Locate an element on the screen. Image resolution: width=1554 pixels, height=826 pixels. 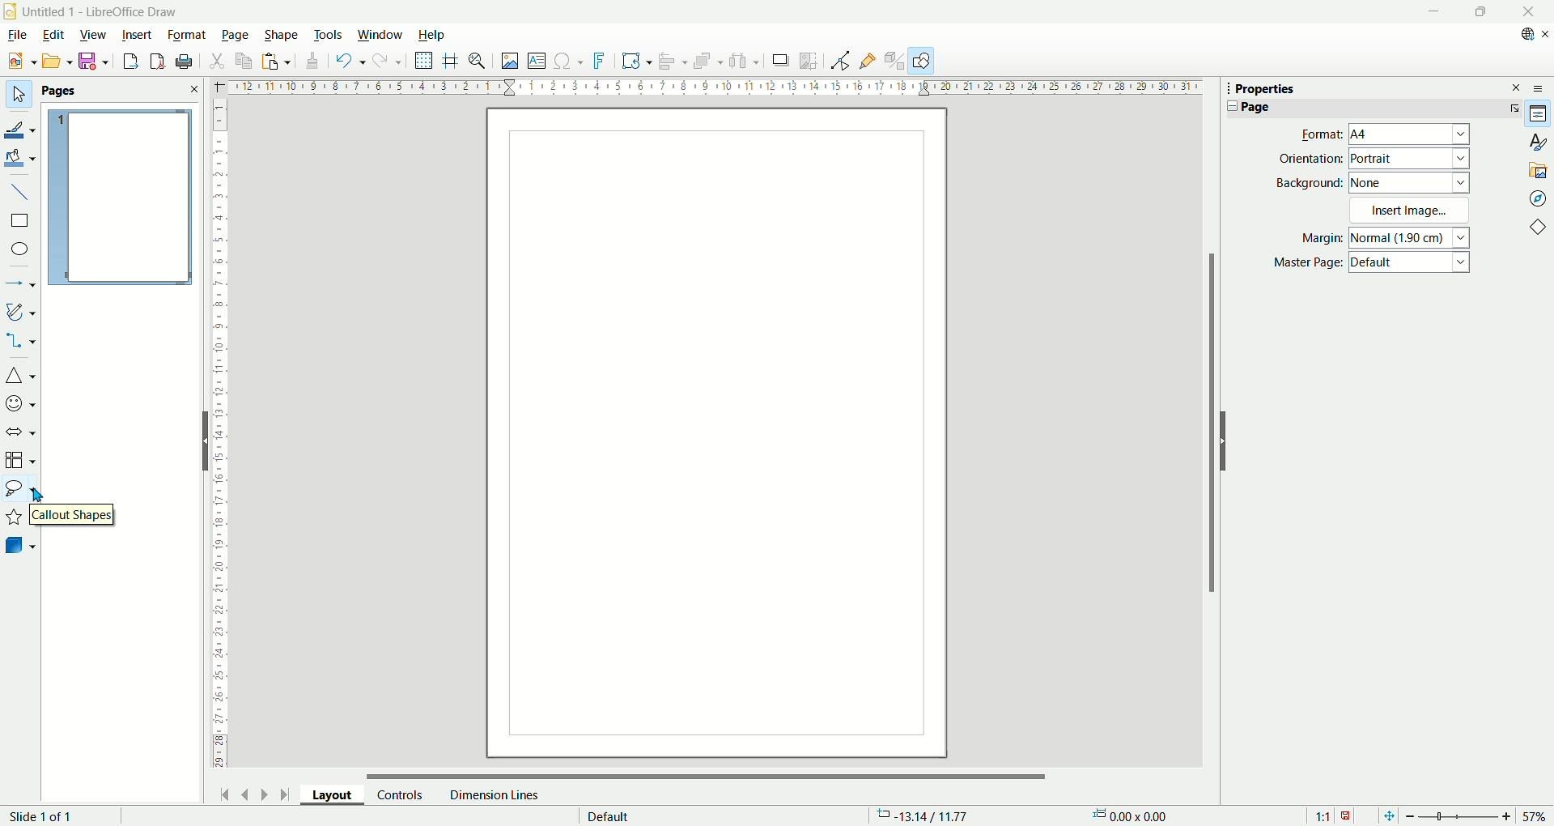
window is located at coordinates (380, 36).